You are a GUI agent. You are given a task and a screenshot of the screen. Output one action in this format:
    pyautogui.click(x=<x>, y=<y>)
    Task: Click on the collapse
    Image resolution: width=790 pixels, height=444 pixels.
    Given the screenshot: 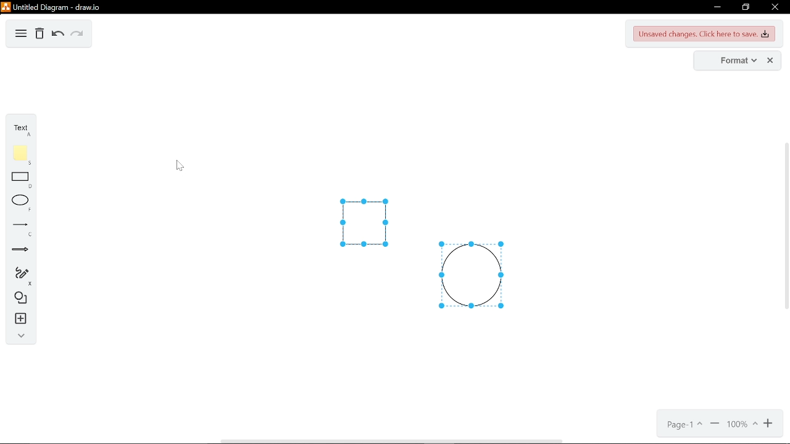 What is the action you would take?
    pyautogui.click(x=19, y=338)
    